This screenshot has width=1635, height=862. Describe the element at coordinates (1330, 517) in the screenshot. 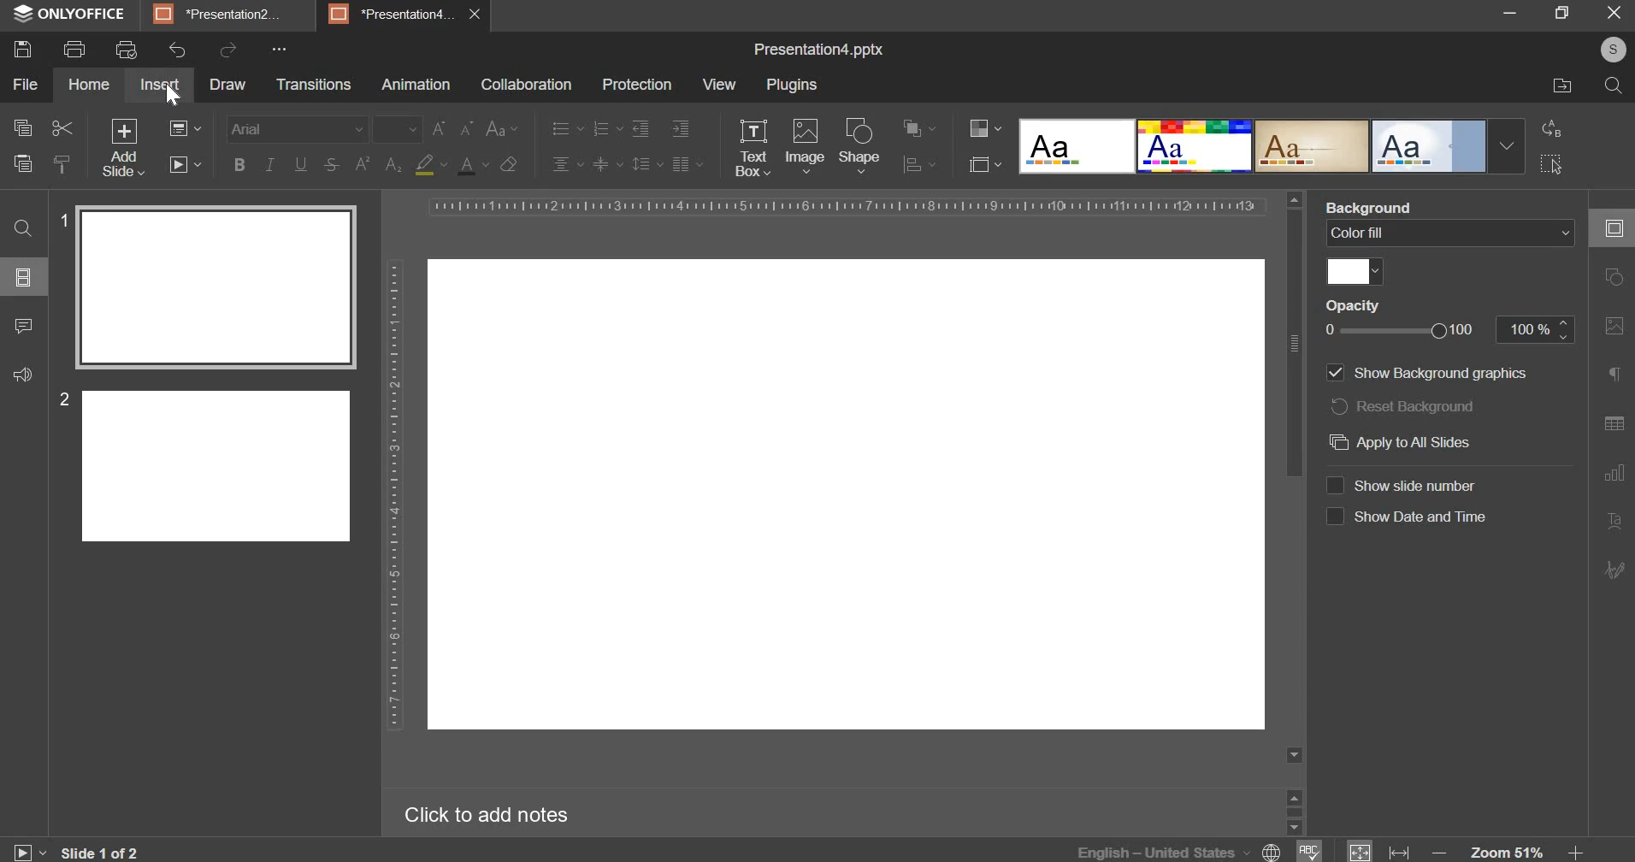

I see `show date & time` at that location.